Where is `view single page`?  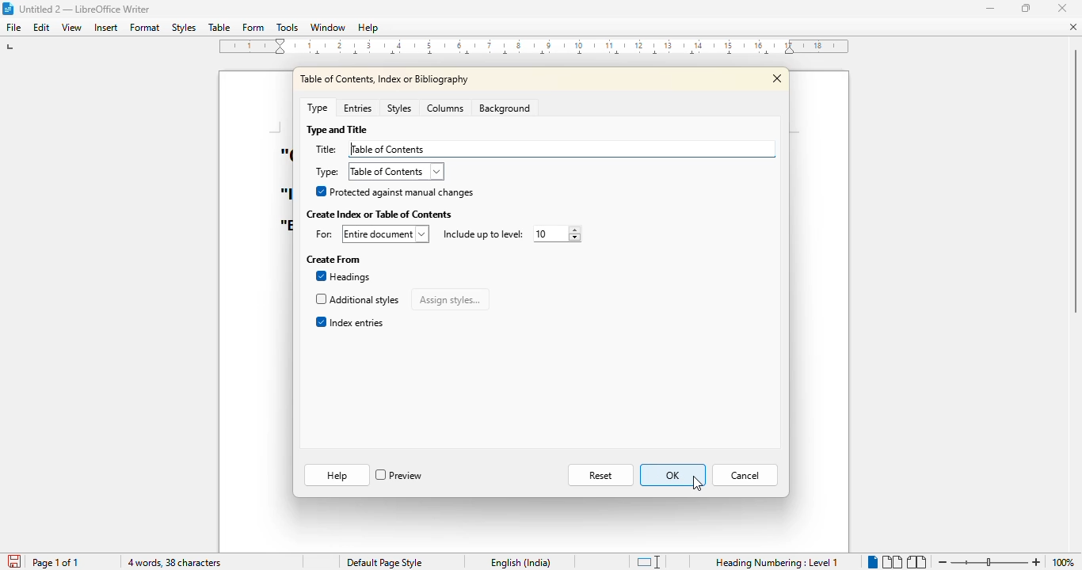
view single page is located at coordinates (868, 560).